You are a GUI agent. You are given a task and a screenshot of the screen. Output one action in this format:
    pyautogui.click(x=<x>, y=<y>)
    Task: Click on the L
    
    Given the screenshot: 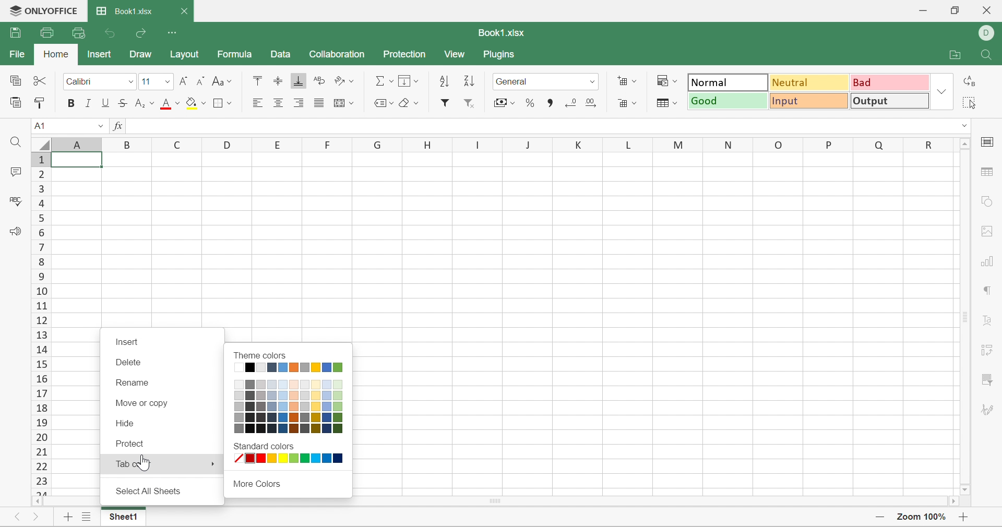 What is the action you would take?
    pyautogui.click(x=621, y=144)
    